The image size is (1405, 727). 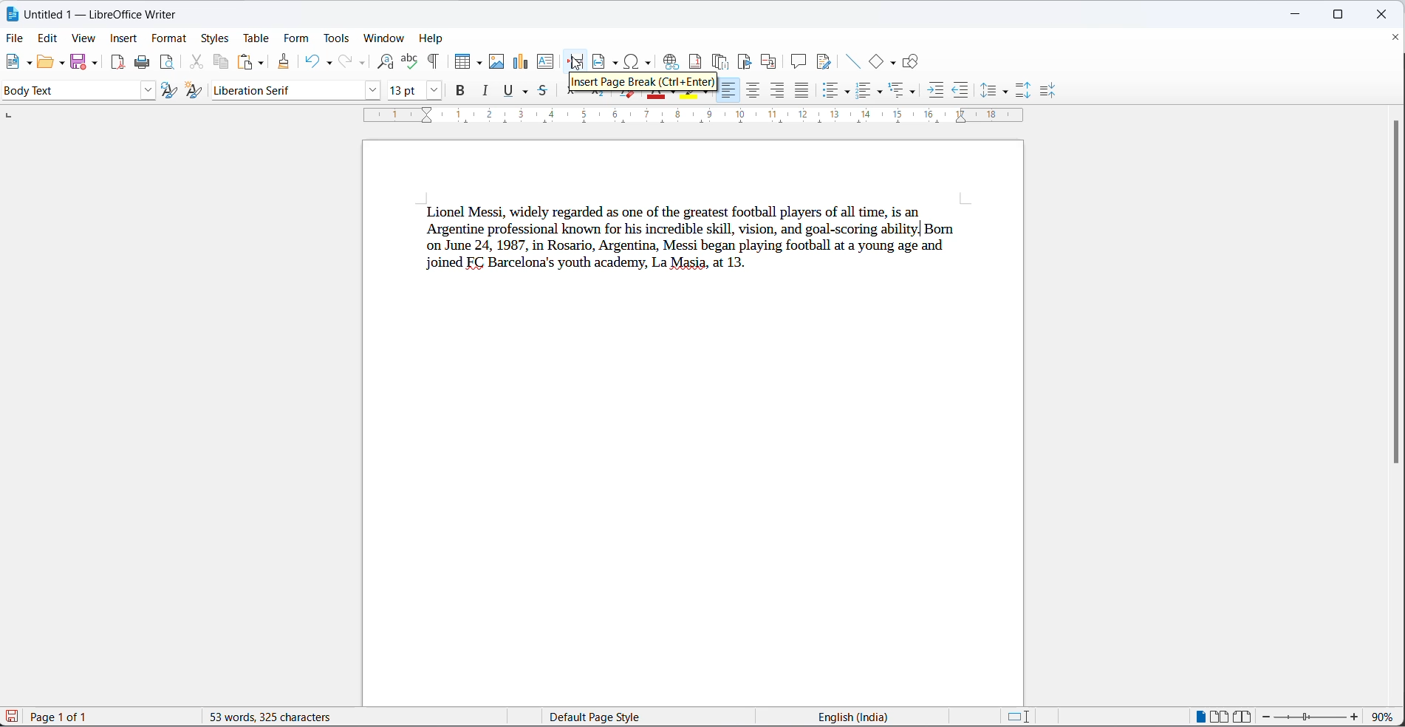 What do you see at coordinates (168, 64) in the screenshot?
I see `print preview` at bounding box center [168, 64].